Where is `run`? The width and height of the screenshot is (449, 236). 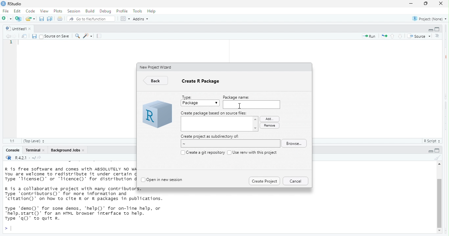 run is located at coordinates (367, 37).